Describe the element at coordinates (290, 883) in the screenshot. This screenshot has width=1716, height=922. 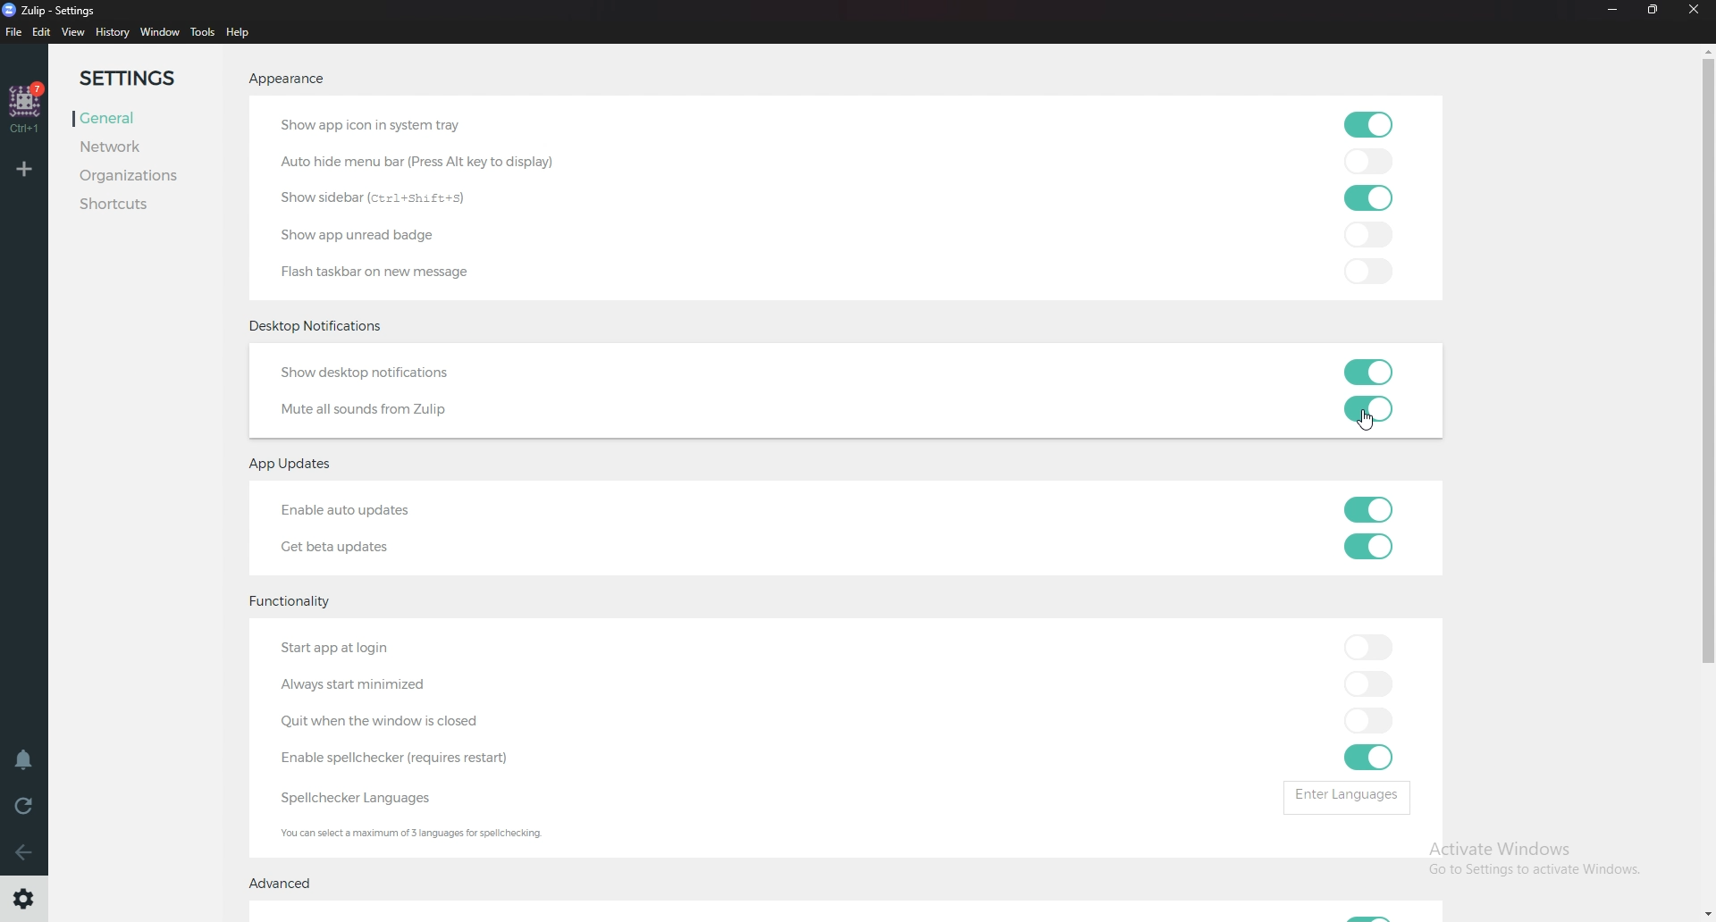
I see `Advanced` at that location.